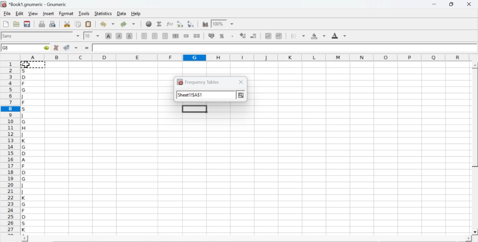 The height and width of the screenshot is (242, 478). Describe the element at coordinates (241, 95) in the screenshot. I see `more` at that location.